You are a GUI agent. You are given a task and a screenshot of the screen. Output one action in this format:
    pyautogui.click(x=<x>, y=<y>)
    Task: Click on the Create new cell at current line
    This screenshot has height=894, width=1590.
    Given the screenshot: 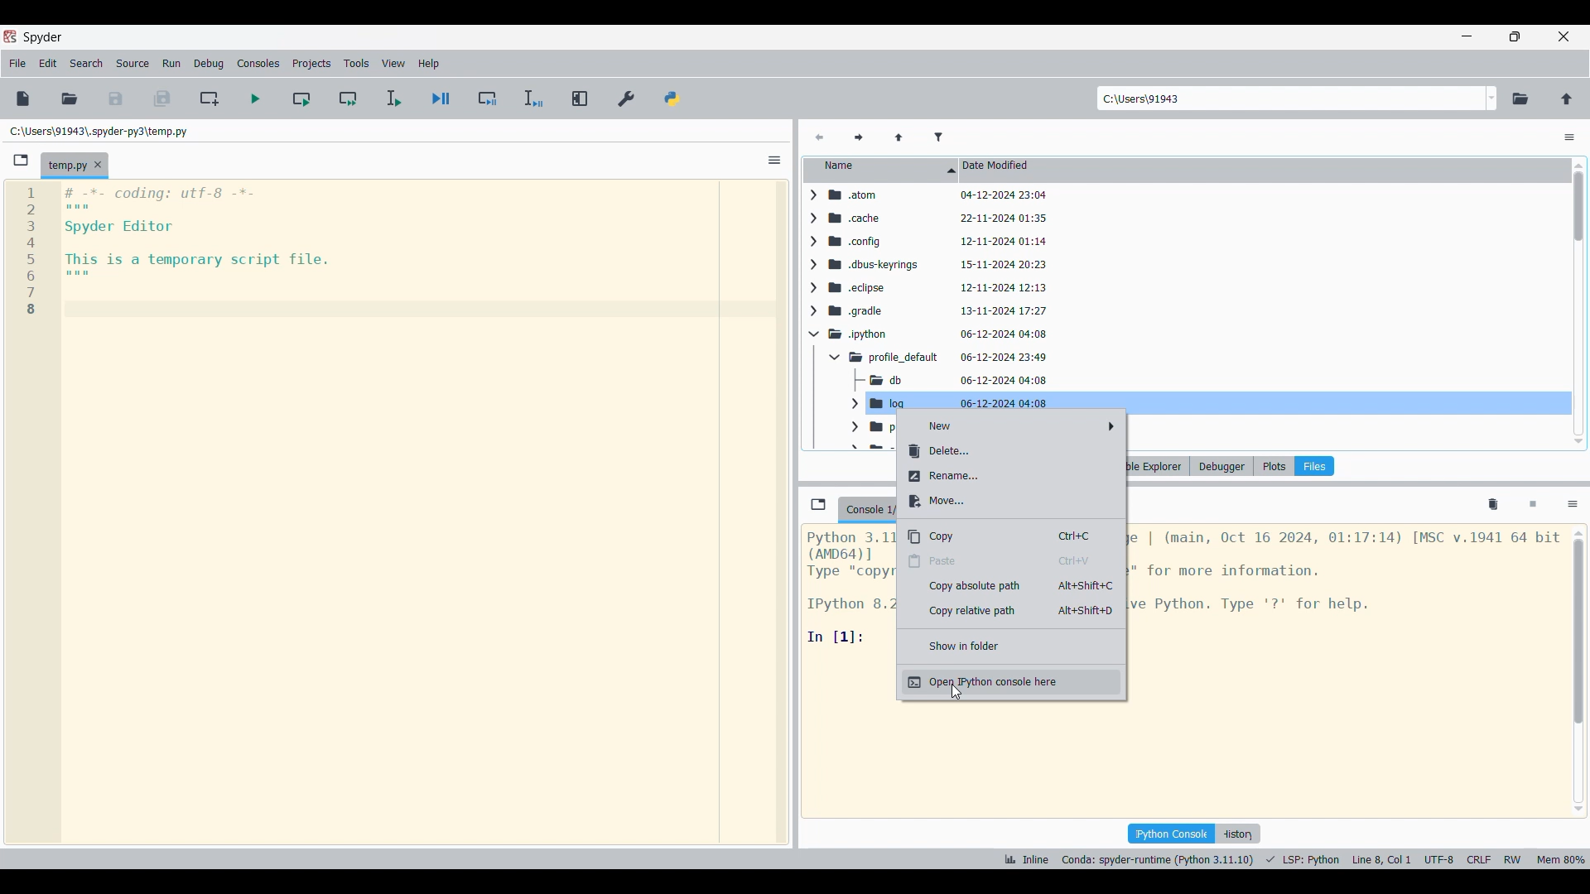 What is the action you would take?
    pyautogui.click(x=208, y=99)
    